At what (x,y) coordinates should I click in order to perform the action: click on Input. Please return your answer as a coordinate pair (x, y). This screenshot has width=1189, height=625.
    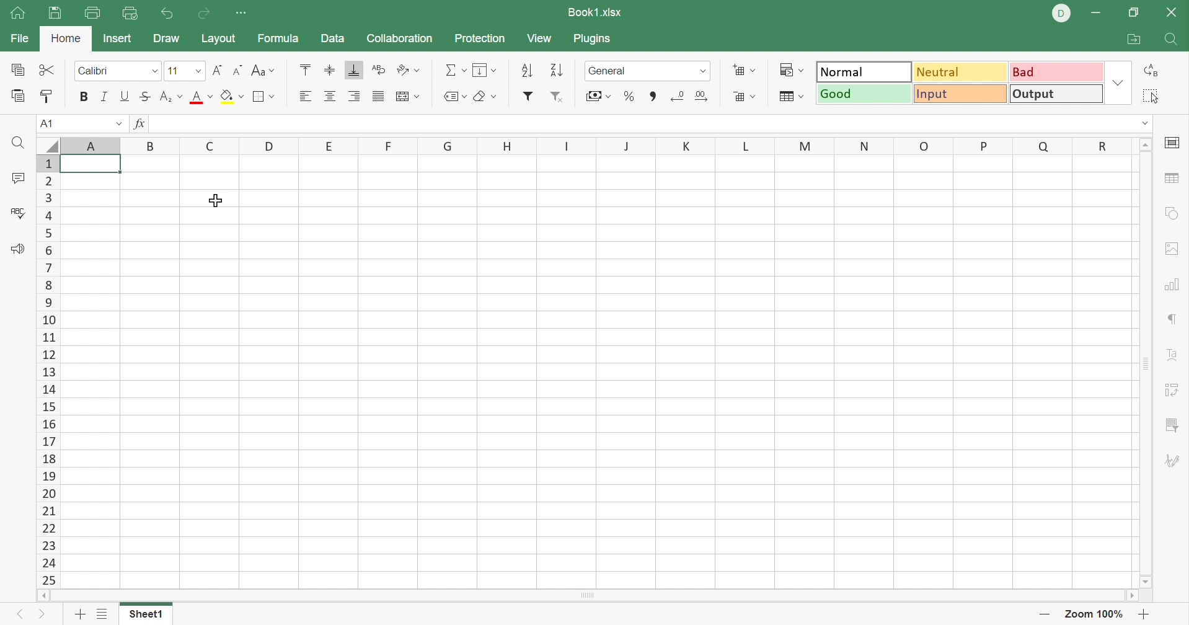
    Looking at the image, I should click on (959, 94).